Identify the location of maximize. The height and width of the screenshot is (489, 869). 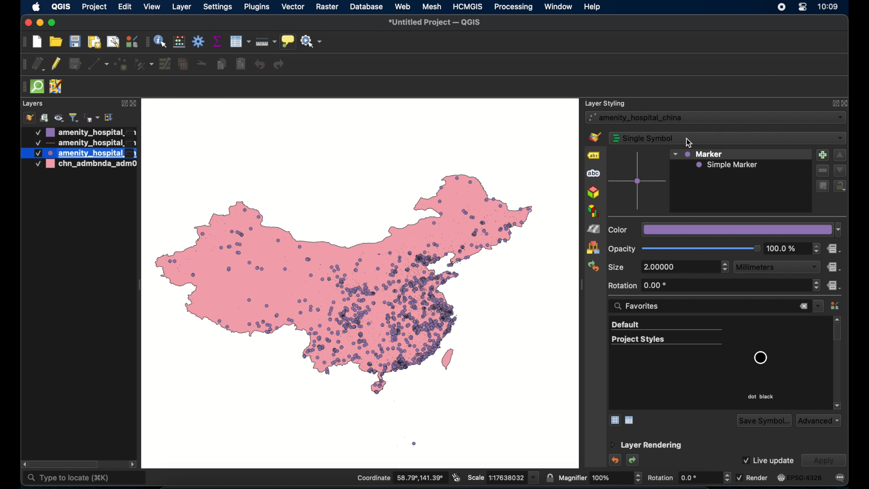
(54, 23).